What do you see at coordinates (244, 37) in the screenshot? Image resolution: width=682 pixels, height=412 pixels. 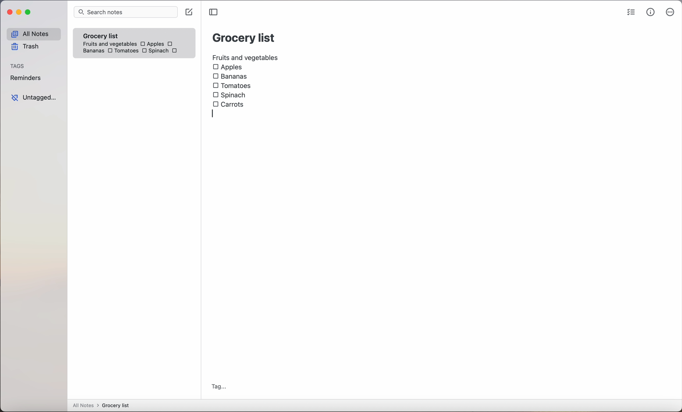 I see `grocery list` at bounding box center [244, 37].